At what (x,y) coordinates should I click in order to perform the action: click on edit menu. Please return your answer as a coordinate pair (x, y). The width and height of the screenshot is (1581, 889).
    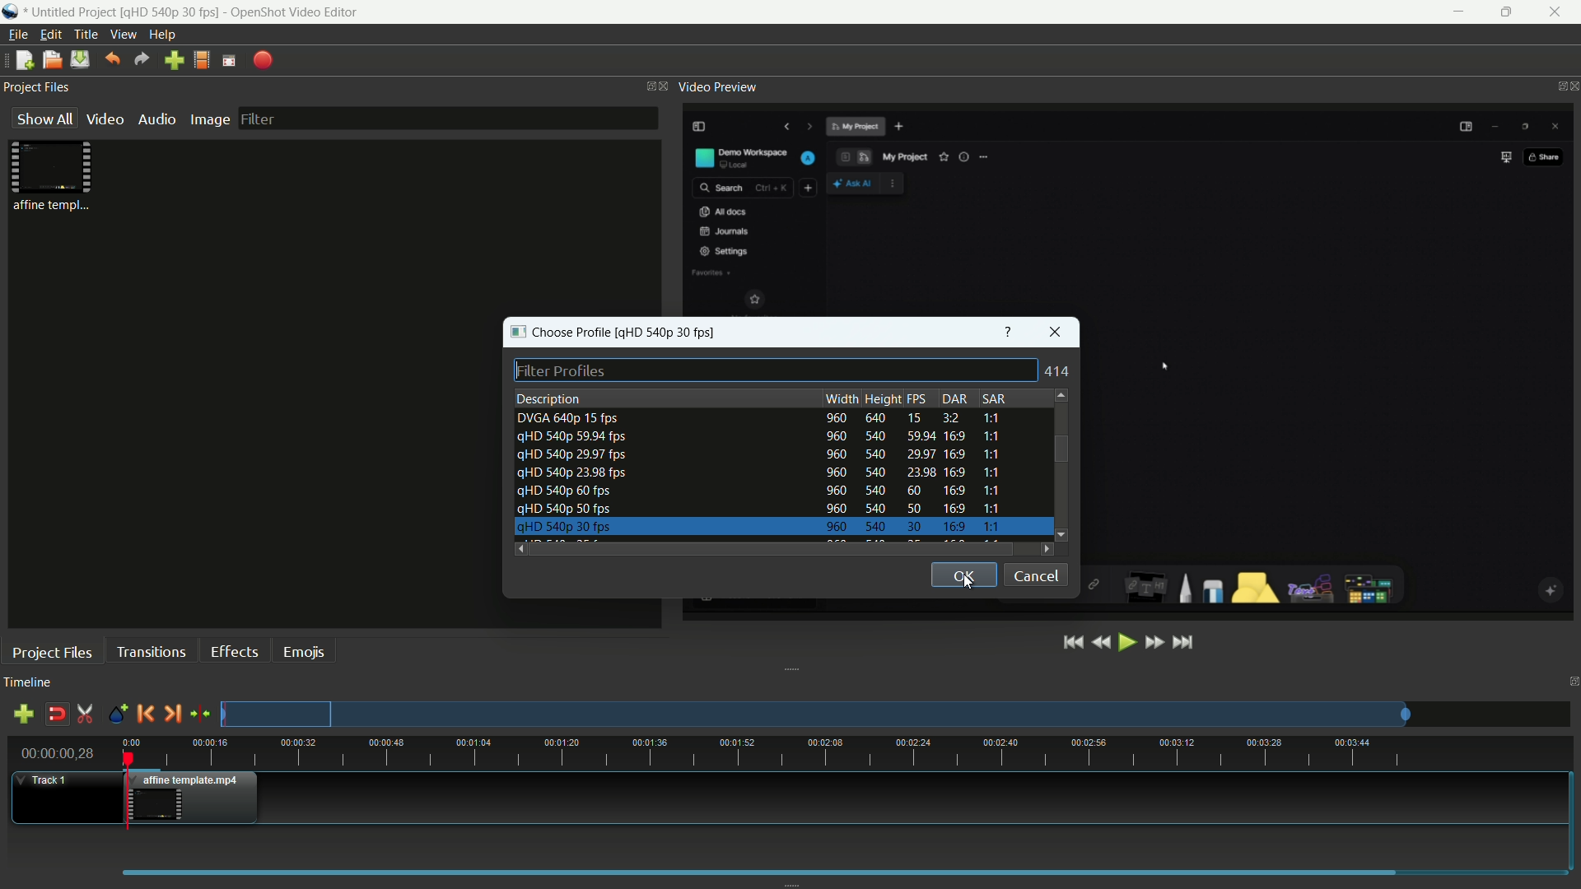
    Looking at the image, I should click on (50, 35).